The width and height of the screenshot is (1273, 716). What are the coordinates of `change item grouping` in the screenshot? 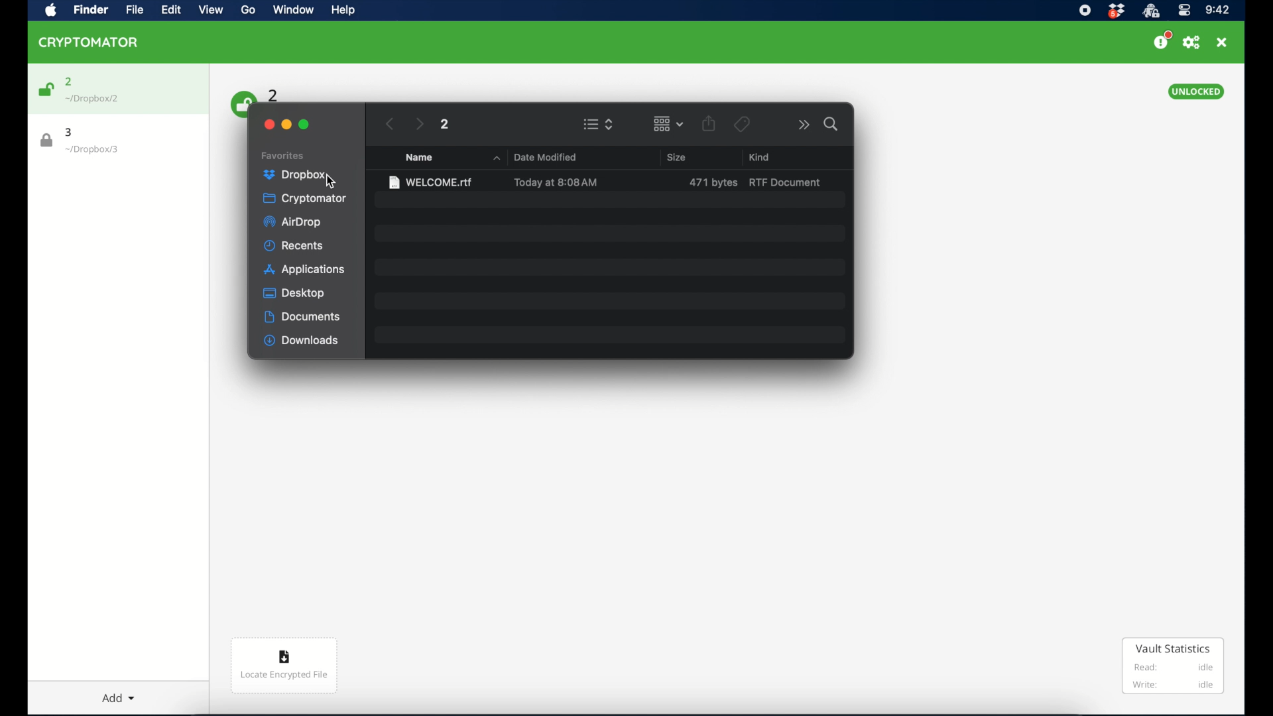 It's located at (669, 123).